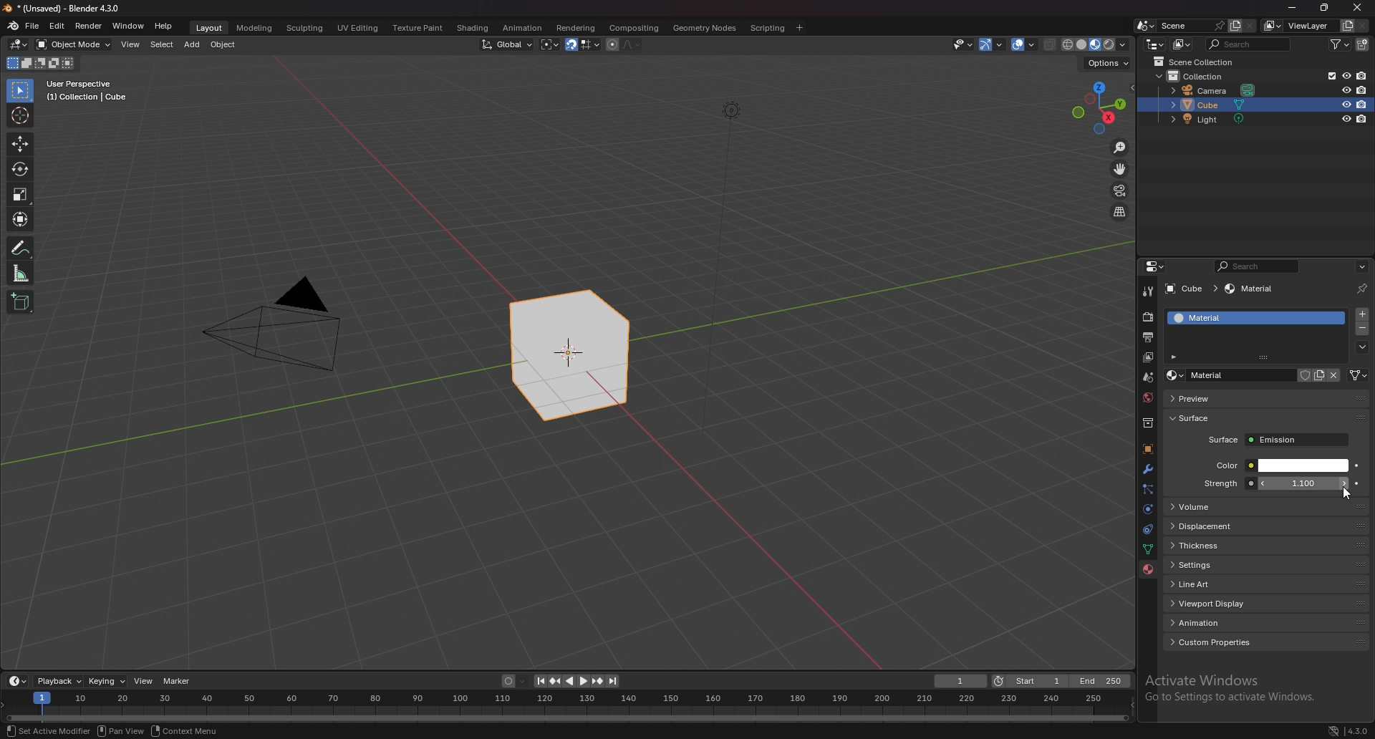  I want to click on color, so click(1280, 465).